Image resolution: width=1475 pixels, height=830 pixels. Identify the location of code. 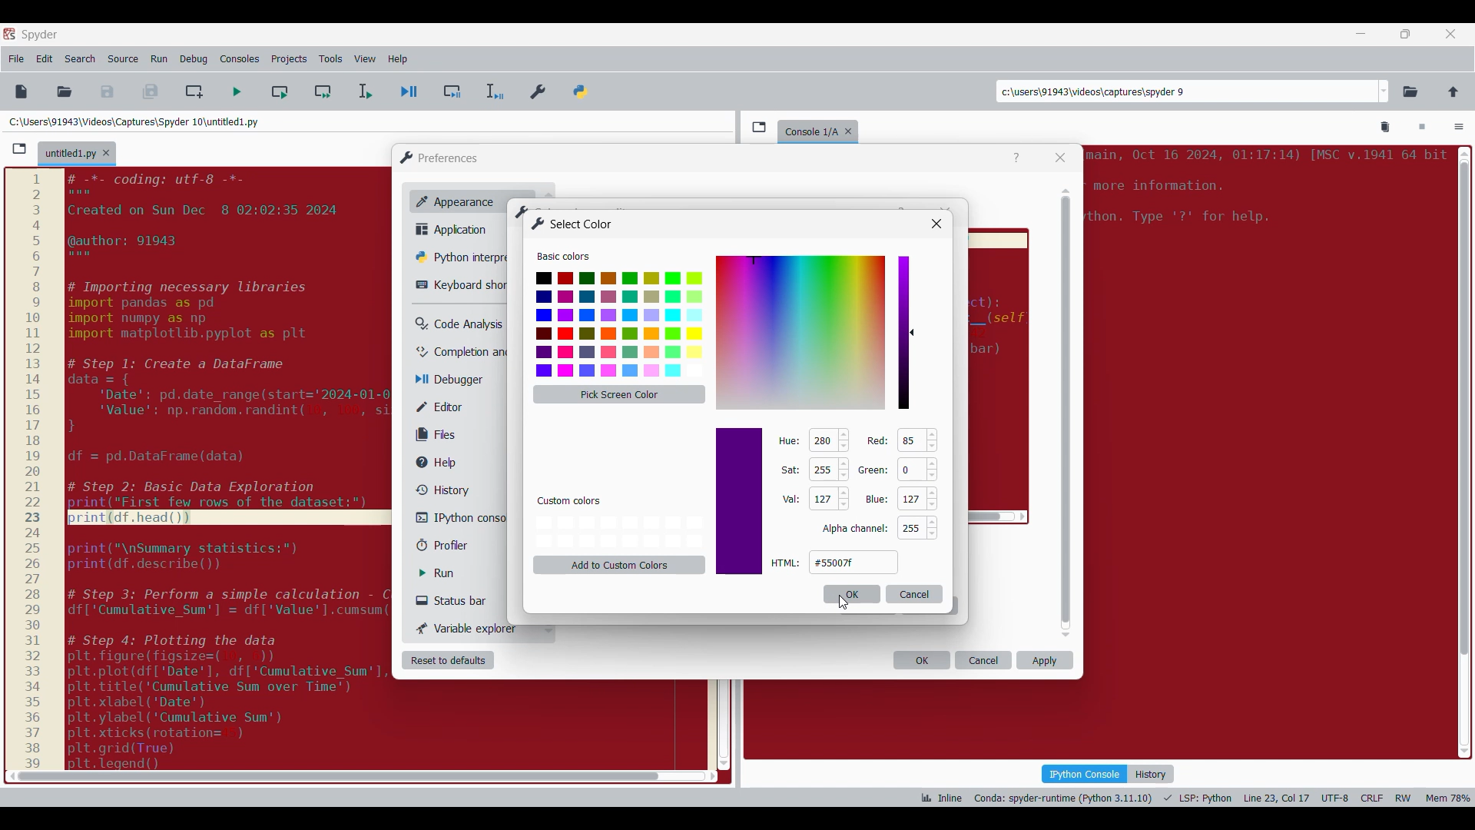
(220, 466).